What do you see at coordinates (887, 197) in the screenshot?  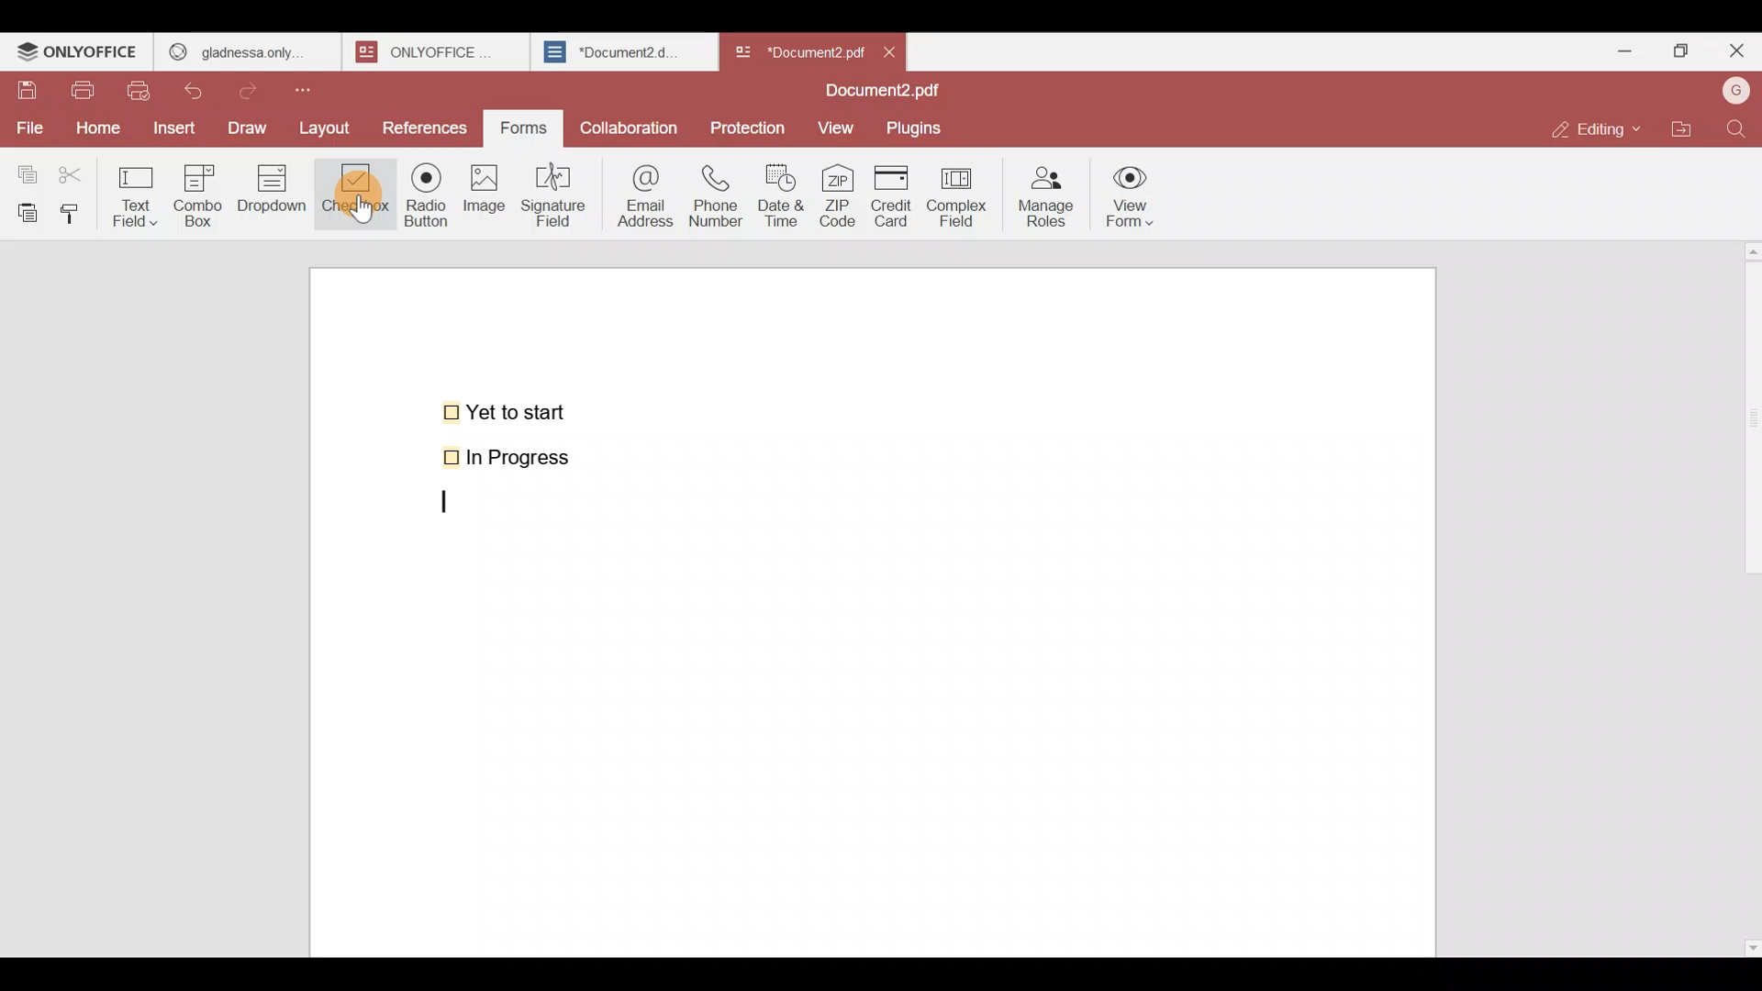 I see `Credit card` at bounding box center [887, 197].